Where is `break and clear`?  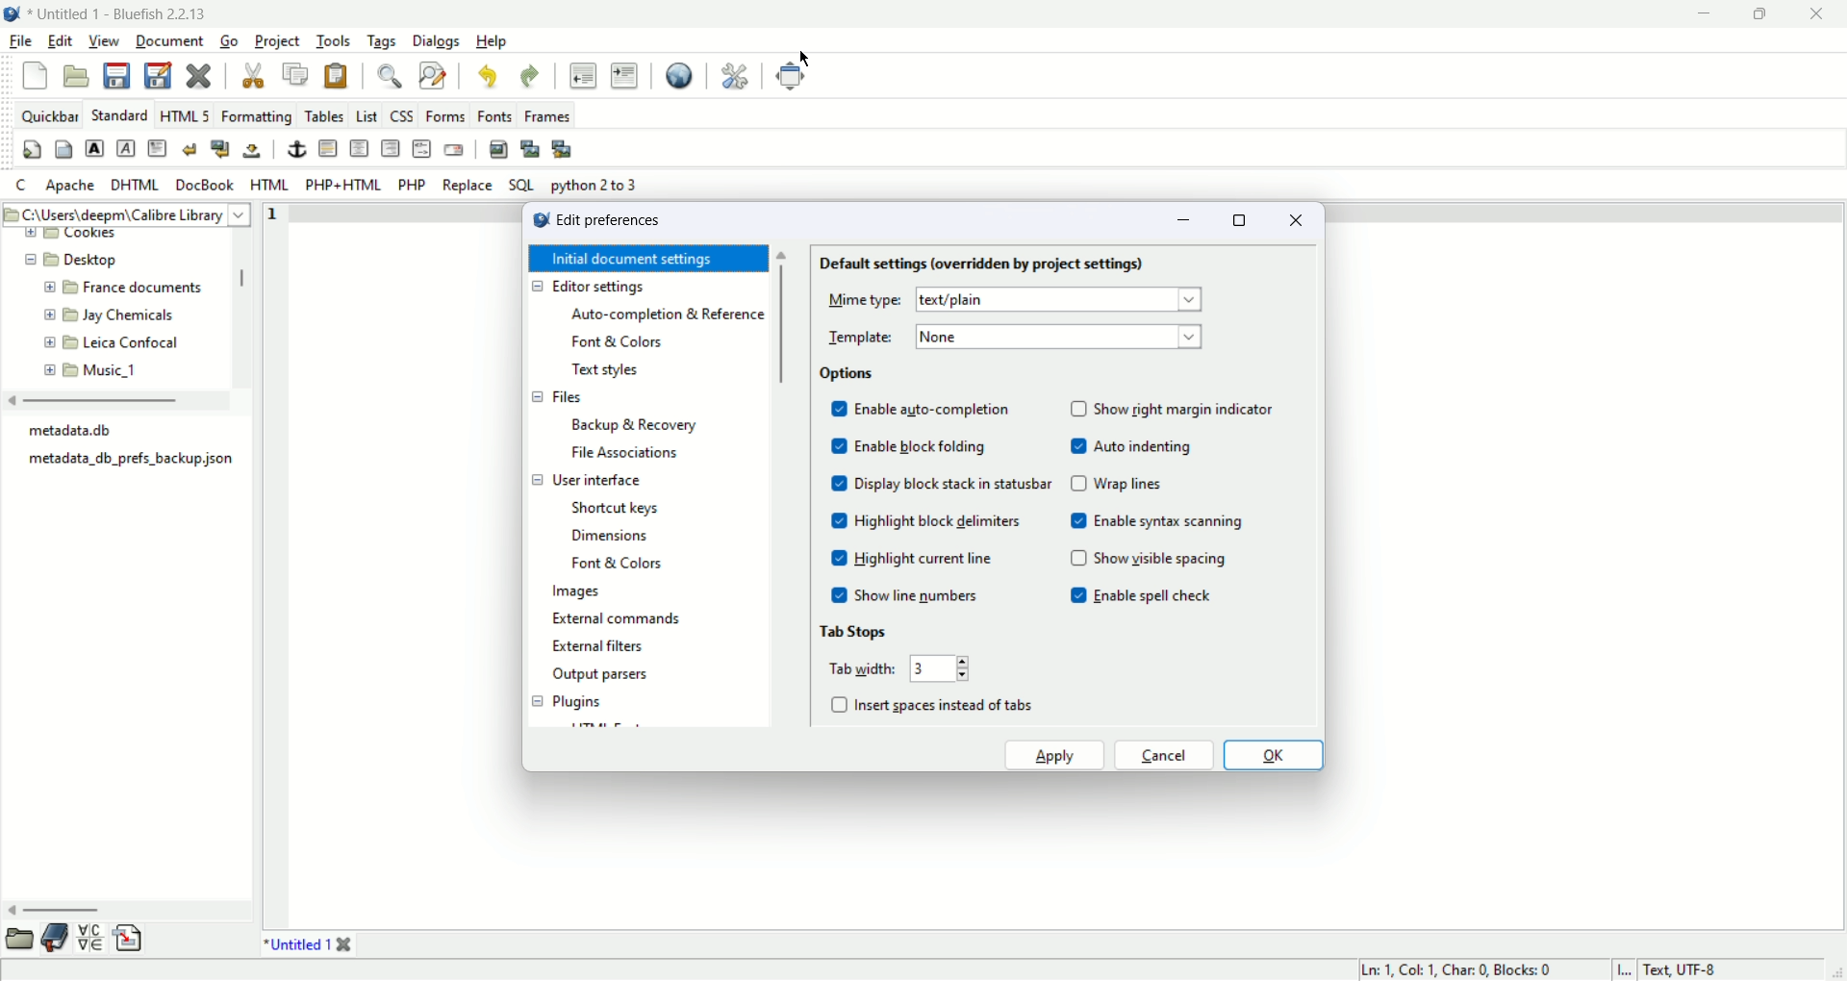
break and clear is located at coordinates (222, 150).